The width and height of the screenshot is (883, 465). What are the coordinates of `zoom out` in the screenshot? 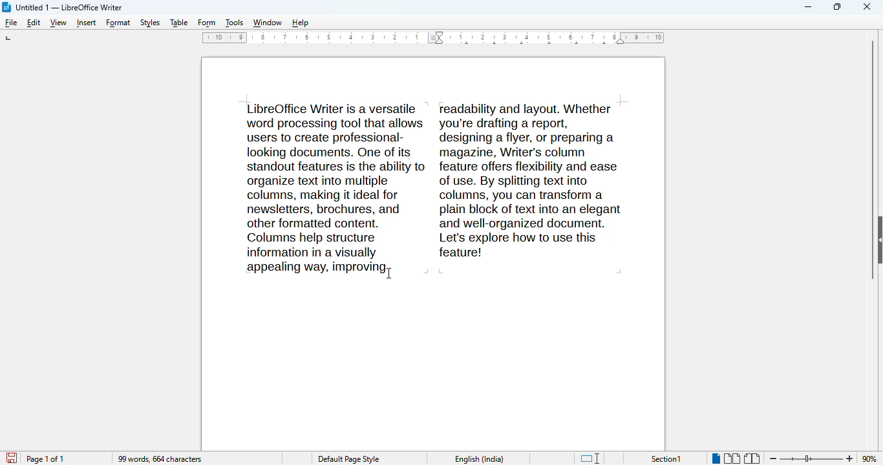 It's located at (774, 458).